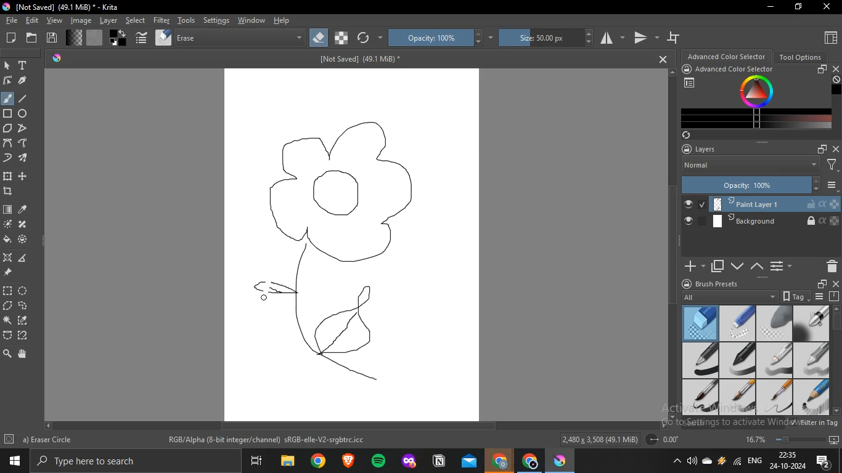 The width and height of the screenshot is (842, 473). What do you see at coordinates (836, 354) in the screenshot?
I see `Scrollbar` at bounding box center [836, 354].